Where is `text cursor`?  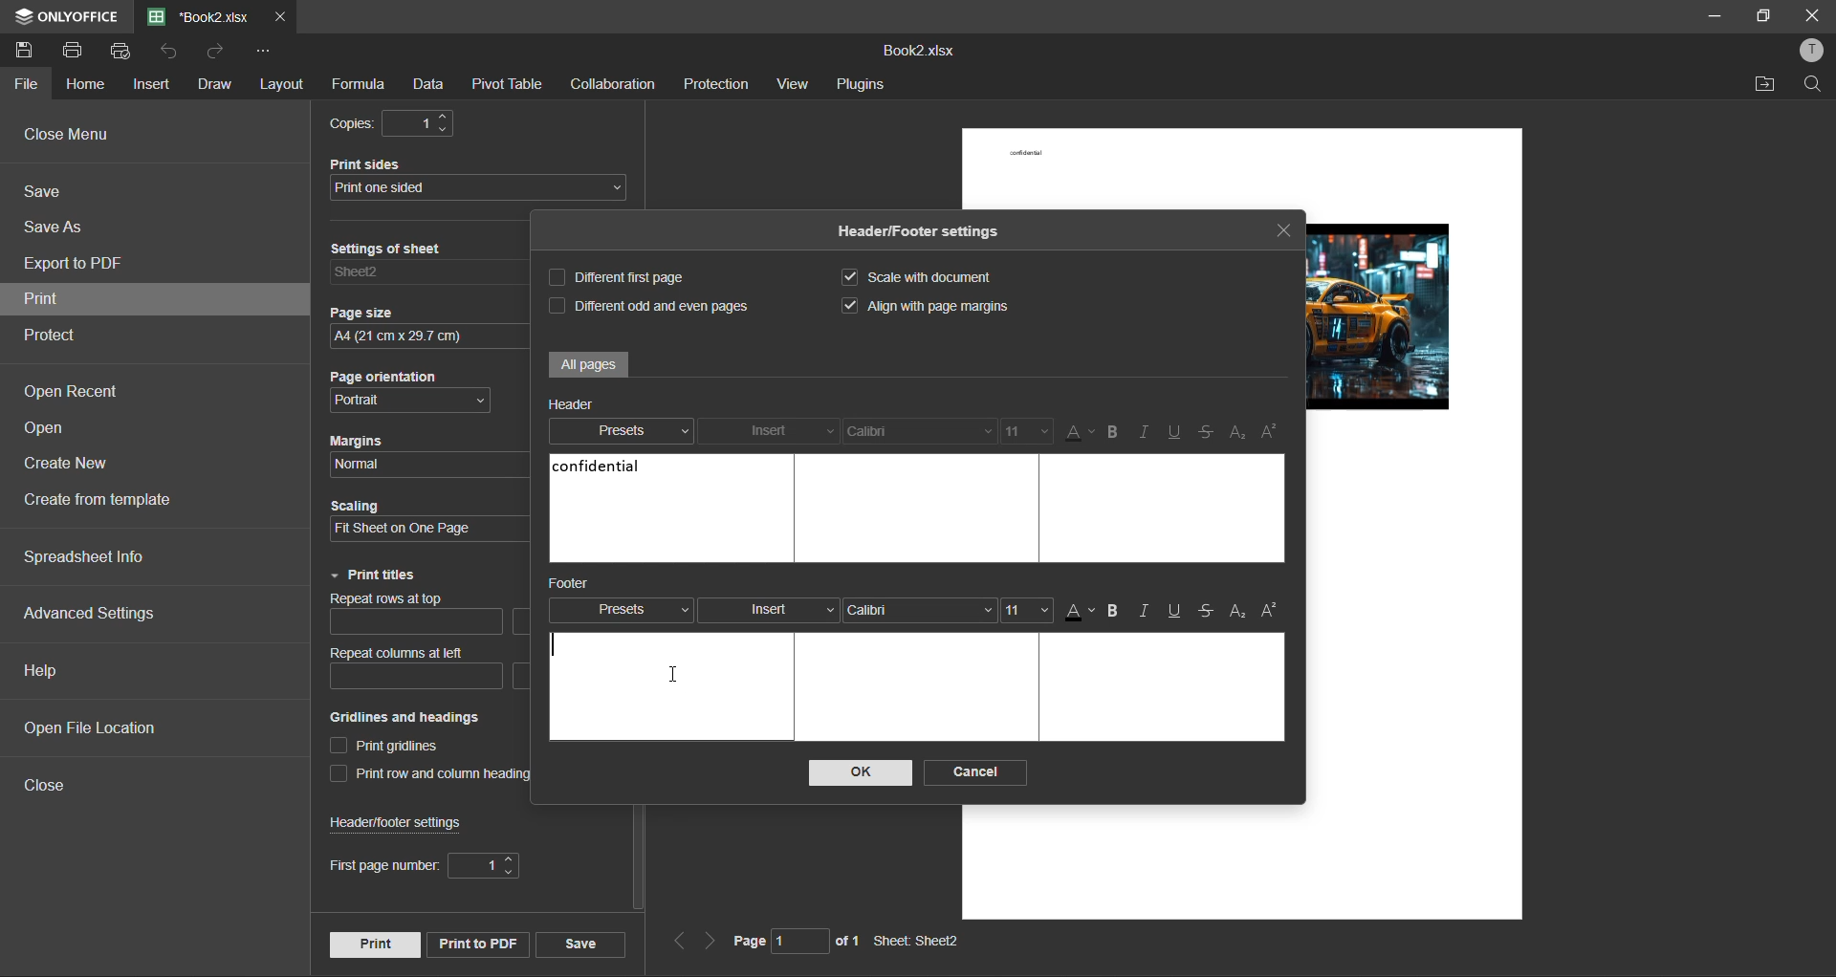
text cursor is located at coordinates (555, 645).